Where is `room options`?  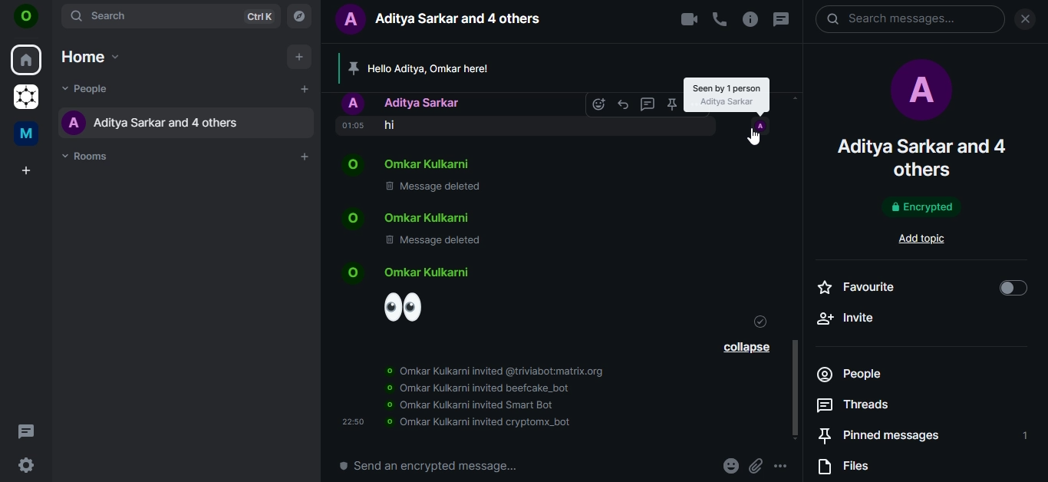
room options is located at coordinates (752, 20).